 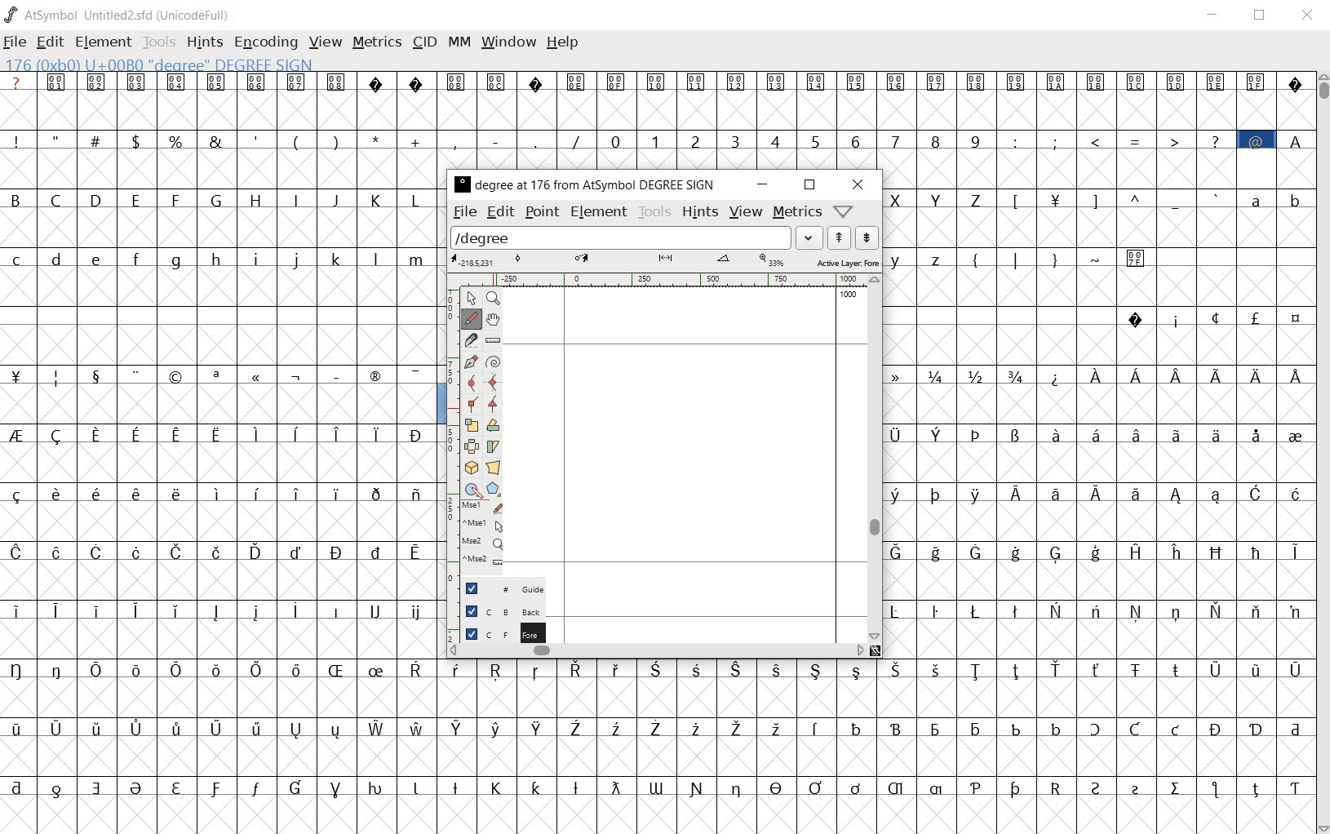 I want to click on empty glyph slots, so click(x=221, y=405).